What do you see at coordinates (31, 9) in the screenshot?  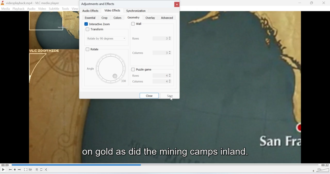 I see `Audio` at bounding box center [31, 9].